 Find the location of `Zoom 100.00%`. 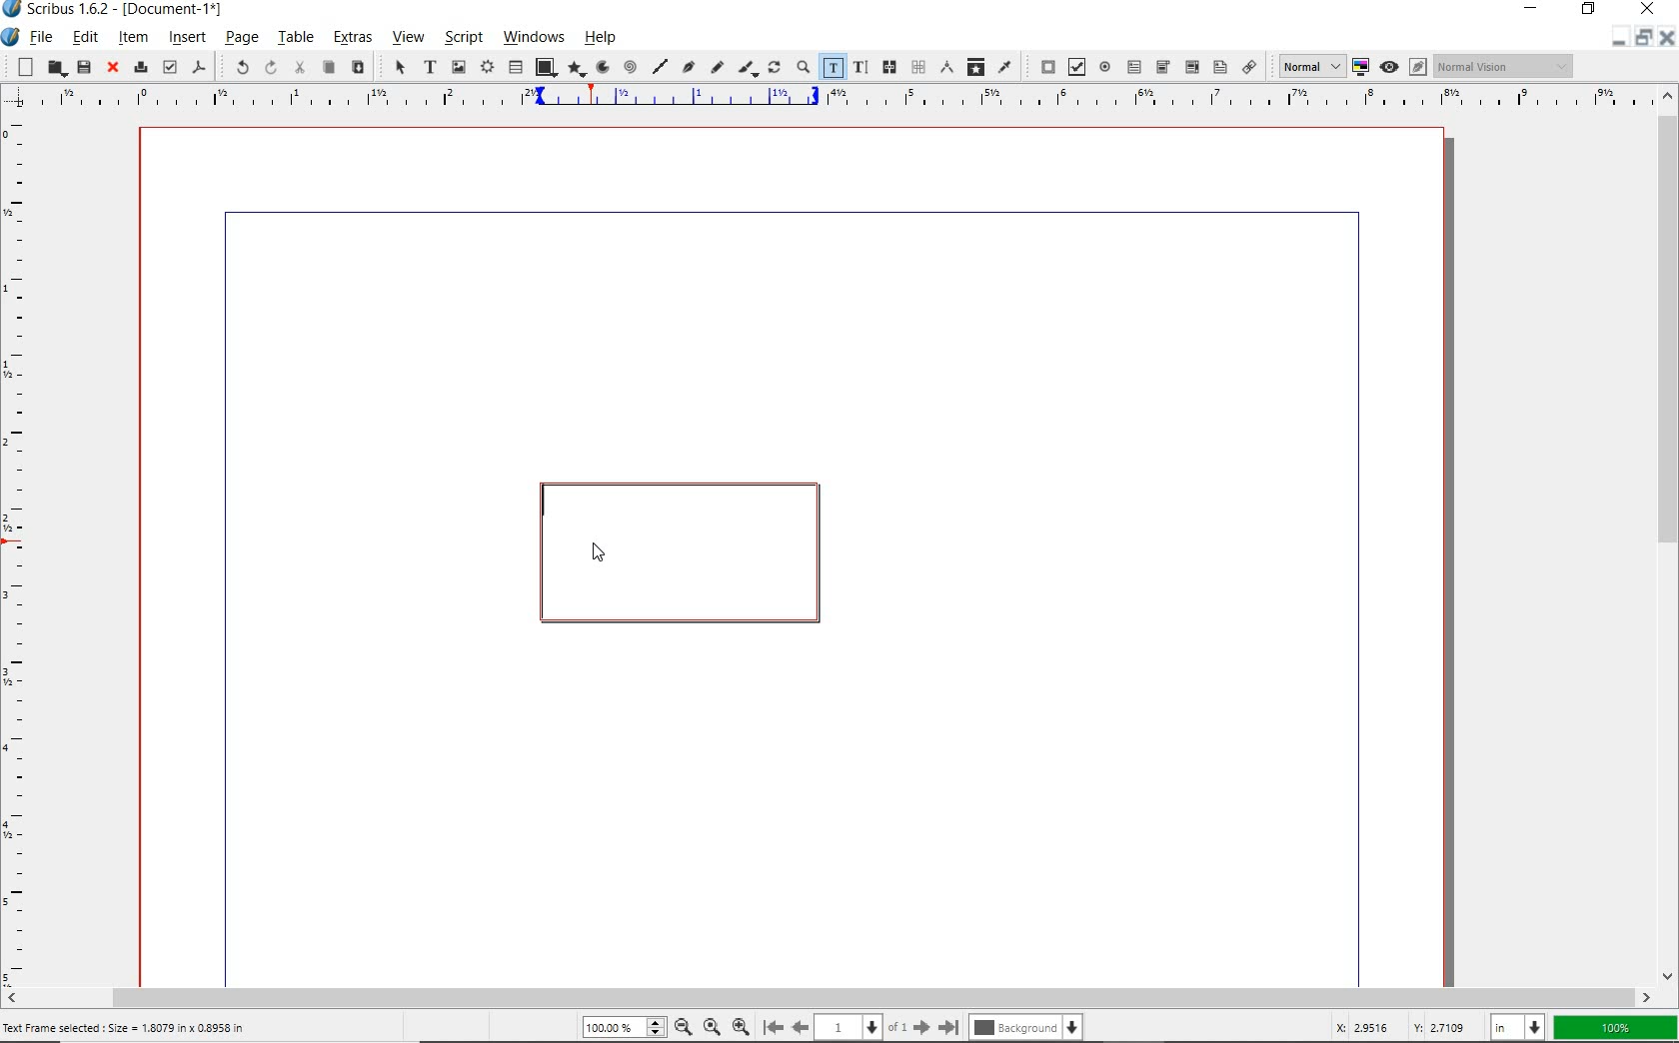

Zoom 100.00% is located at coordinates (625, 1028).